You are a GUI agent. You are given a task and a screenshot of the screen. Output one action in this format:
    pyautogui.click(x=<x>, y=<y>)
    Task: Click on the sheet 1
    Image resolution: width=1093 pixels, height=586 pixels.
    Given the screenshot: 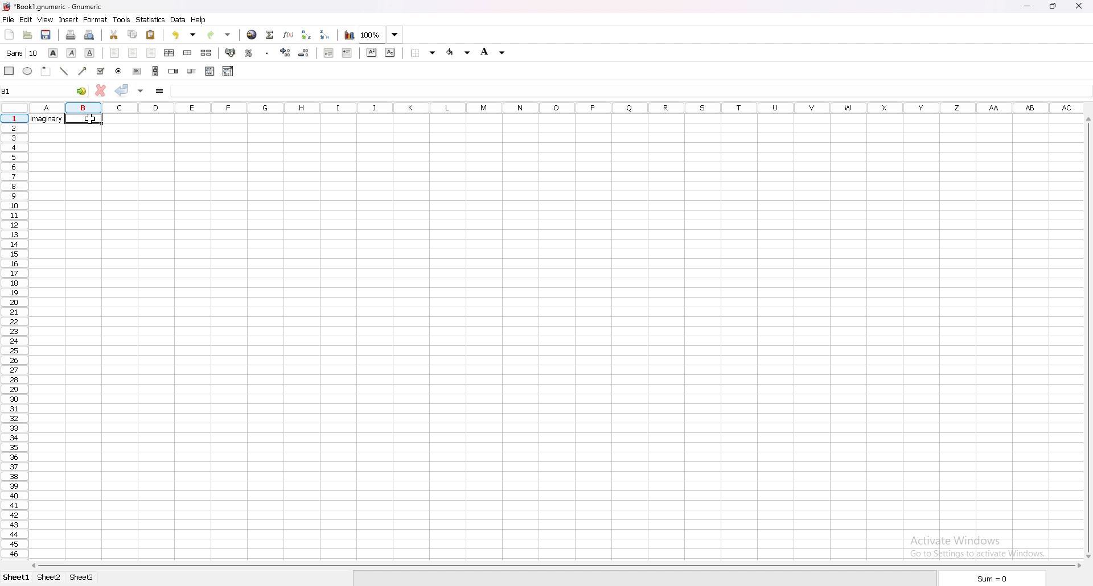 What is the action you would take?
    pyautogui.click(x=18, y=577)
    